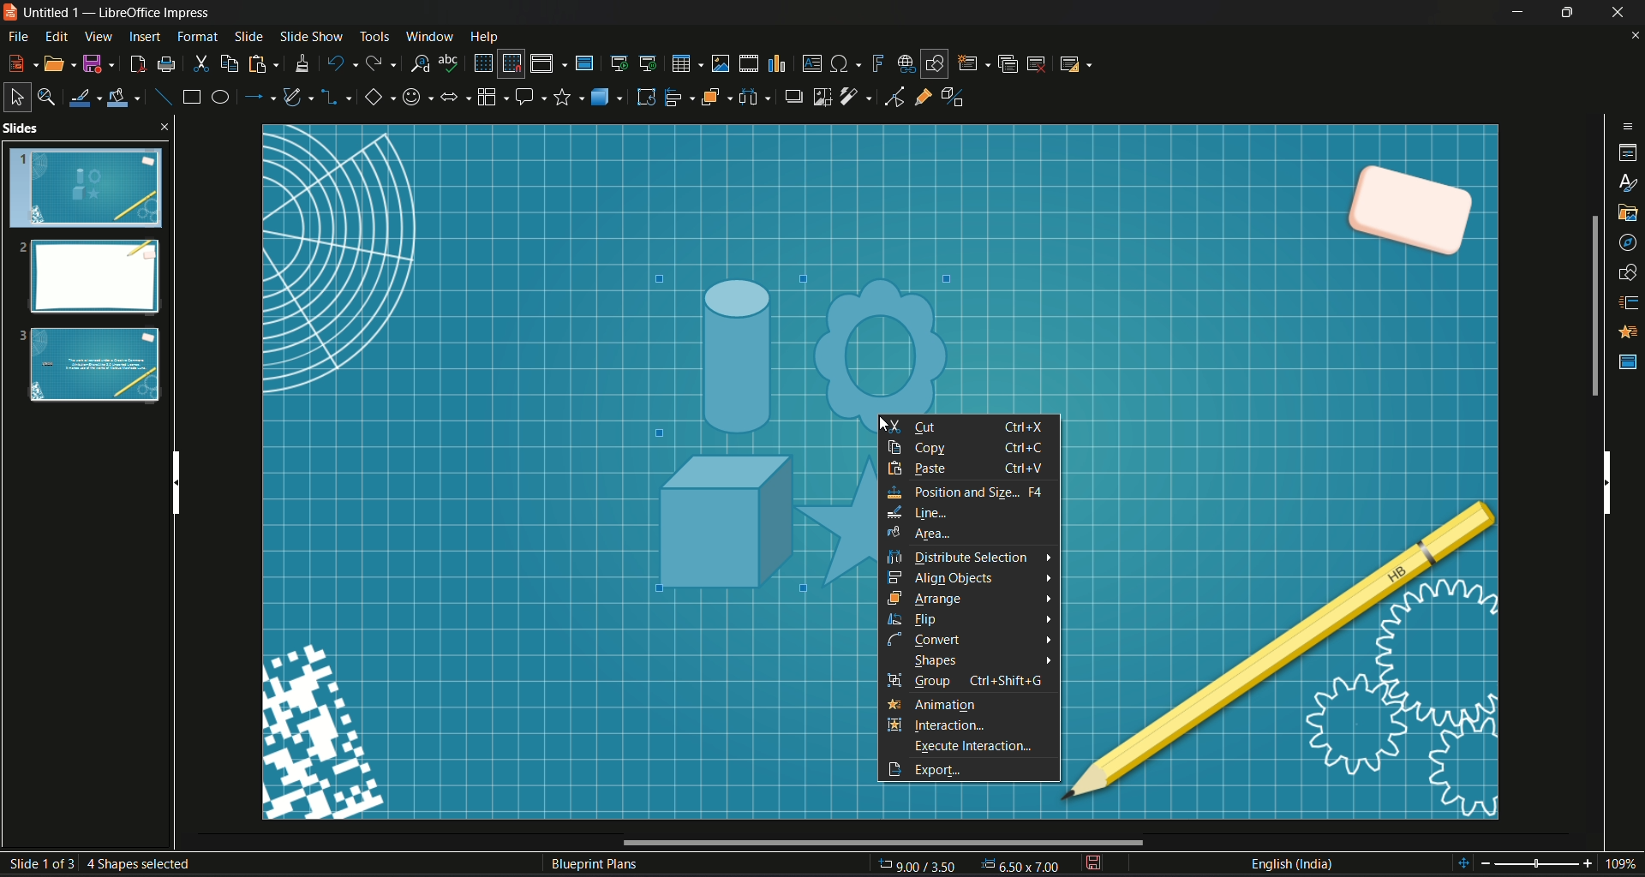 This screenshot has width=1645, height=877. Describe the element at coordinates (135, 64) in the screenshot. I see `export` at that location.